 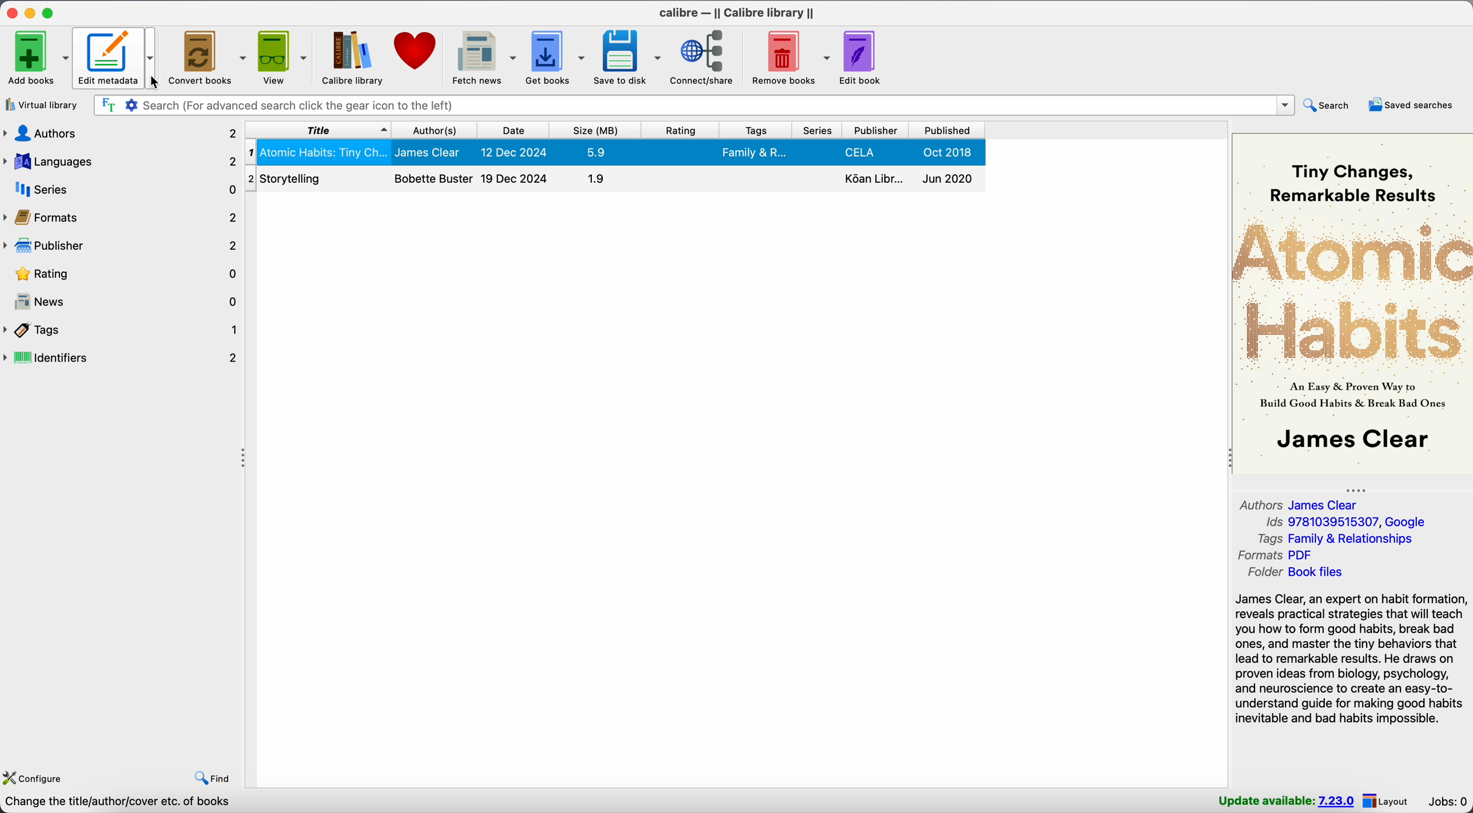 What do you see at coordinates (32, 13) in the screenshot?
I see `minimize Calibre` at bounding box center [32, 13].